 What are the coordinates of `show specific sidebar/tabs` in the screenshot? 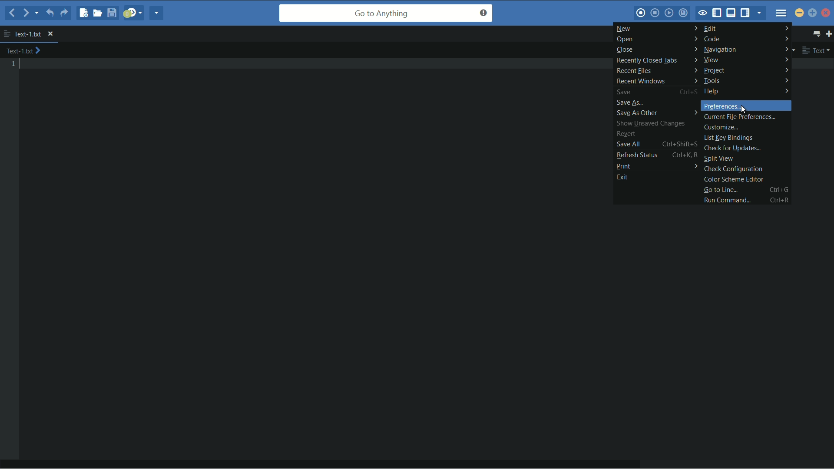 It's located at (760, 13).